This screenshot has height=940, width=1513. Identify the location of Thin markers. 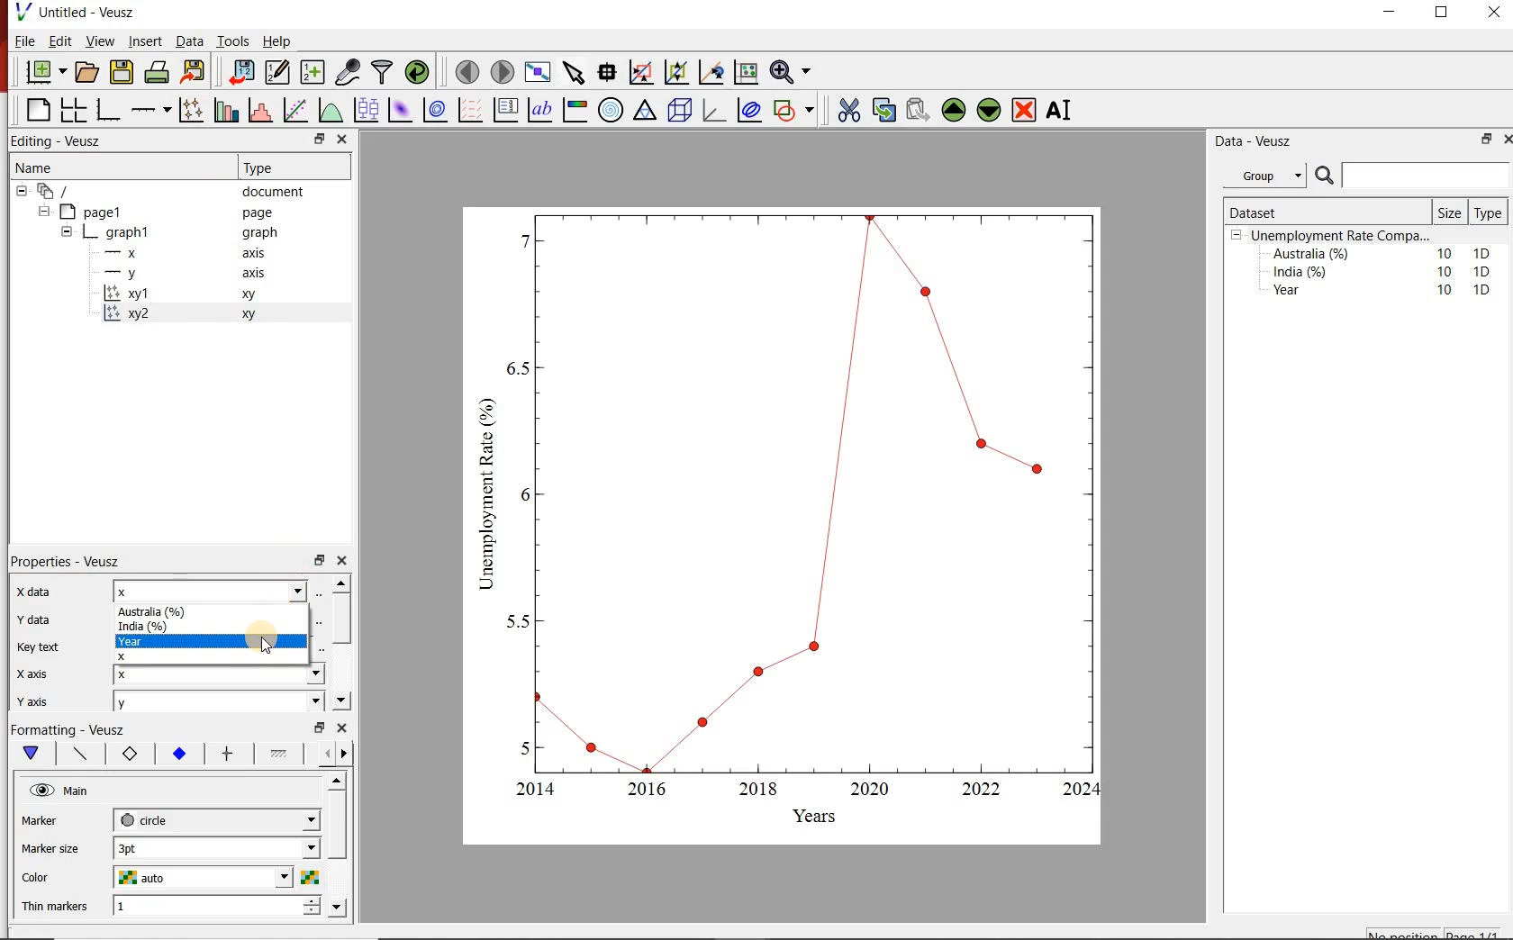
(56, 908).